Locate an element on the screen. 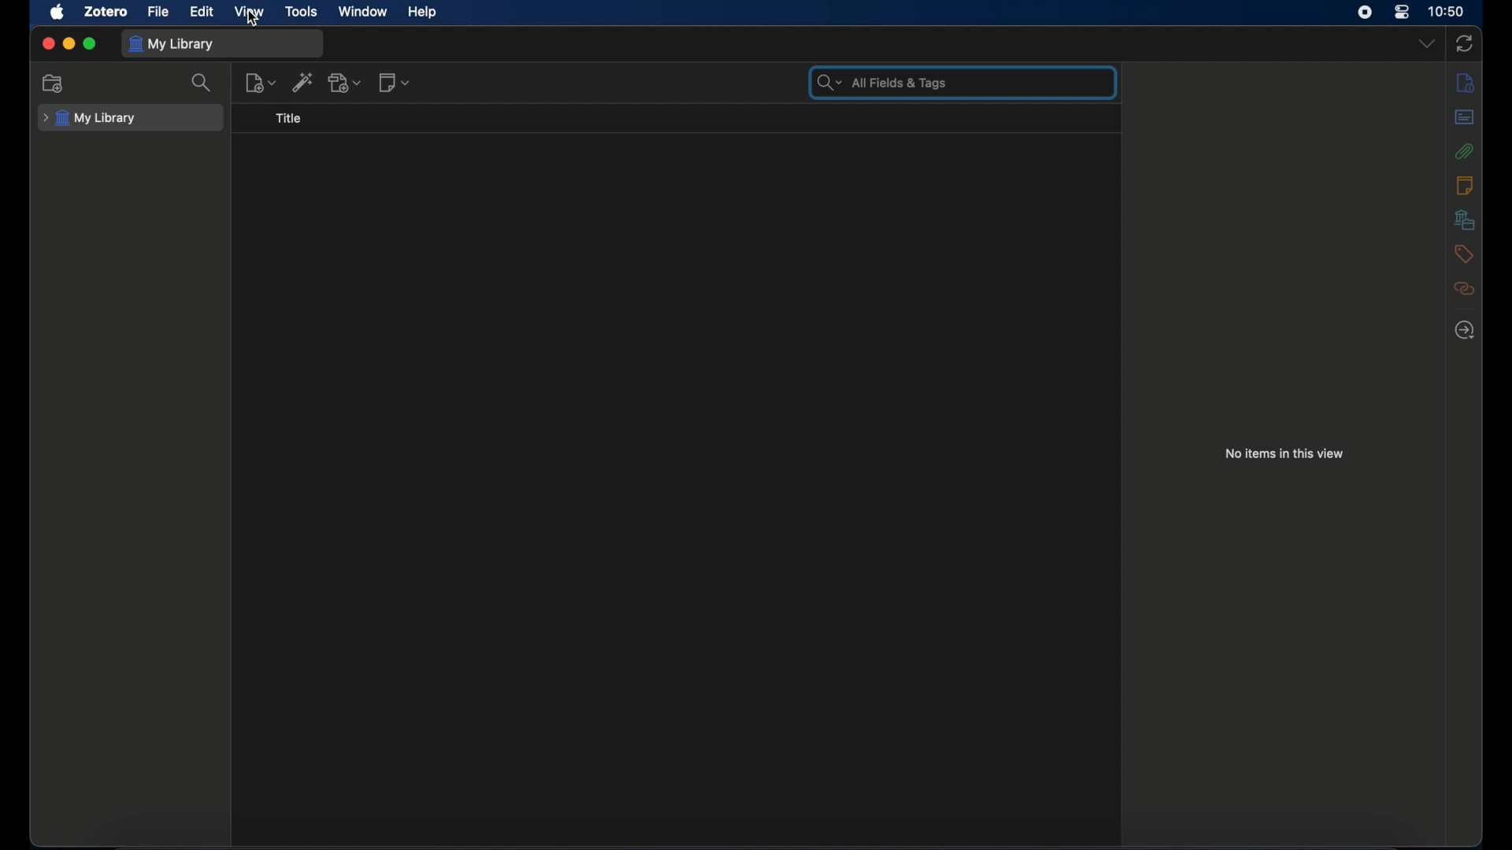 The width and height of the screenshot is (1512, 850). minimize is located at coordinates (68, 43).